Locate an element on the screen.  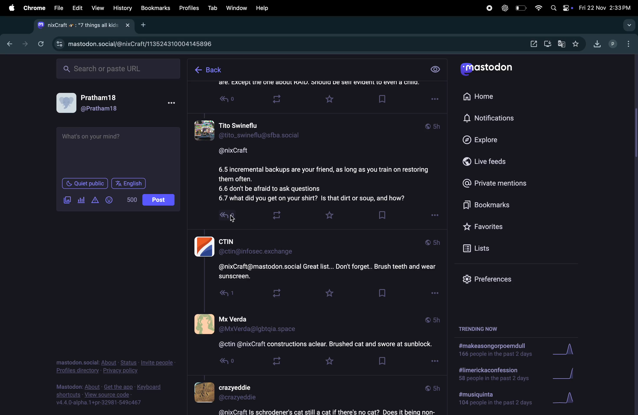
Options is located at coordinates (435, 100).